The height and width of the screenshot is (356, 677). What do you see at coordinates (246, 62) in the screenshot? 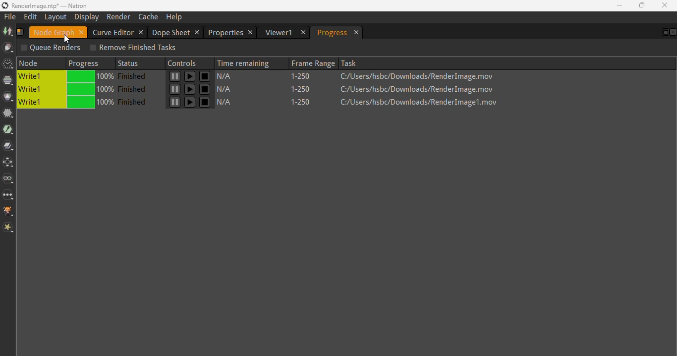
I see `time remaining` at bounding box center [246, 62].